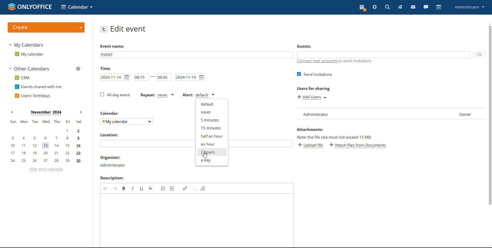 This screenshot has width=492, height=248. What do you see at coordinates (307, 47) in the screenshot?
I see `guest label` at bounding box center [307, 47].